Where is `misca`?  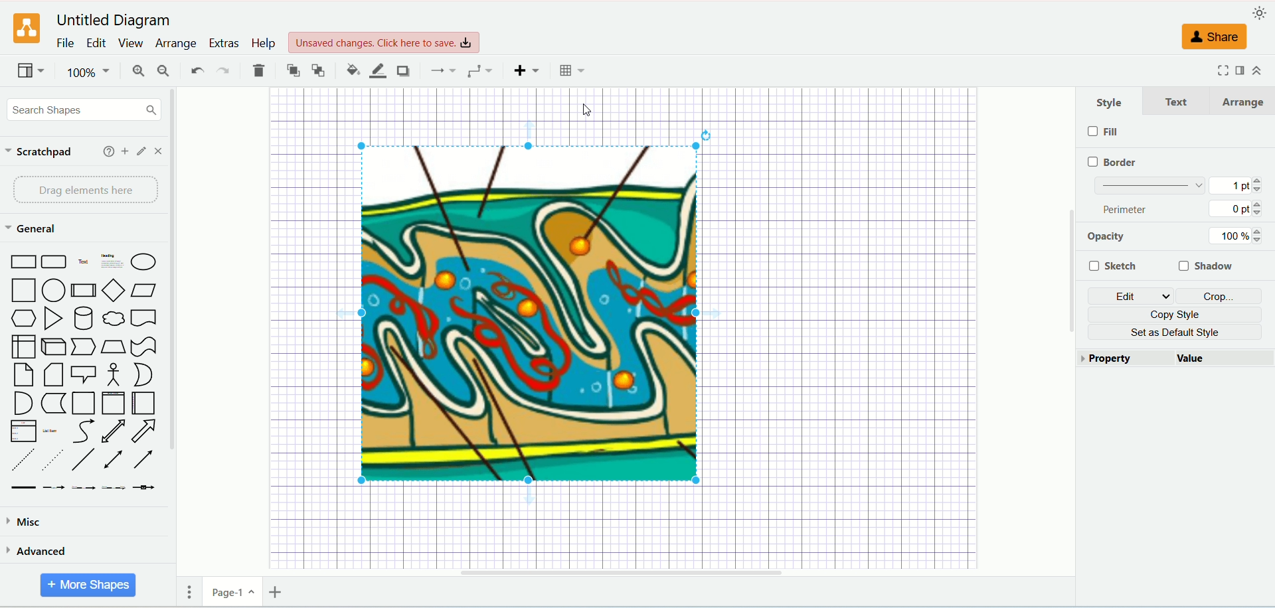
misca is located at coordinates (27, 522).